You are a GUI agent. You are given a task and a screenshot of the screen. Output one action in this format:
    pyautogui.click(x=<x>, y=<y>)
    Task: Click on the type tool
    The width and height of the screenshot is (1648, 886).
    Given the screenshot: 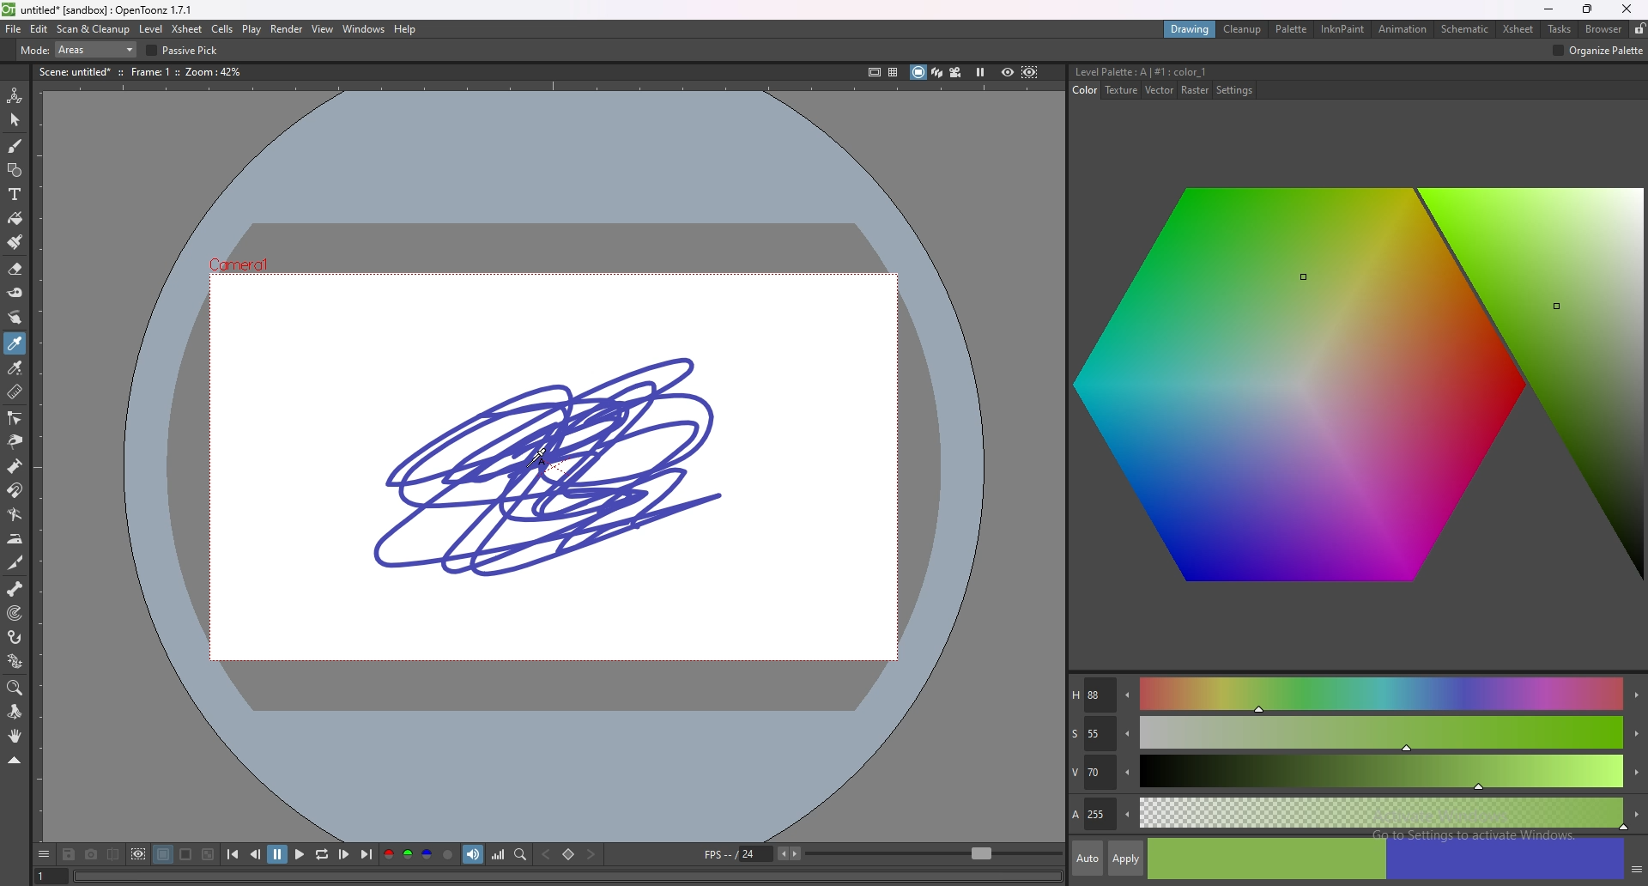 What is the action you would take?
    pyautogui.click(x=15, y=193)
    